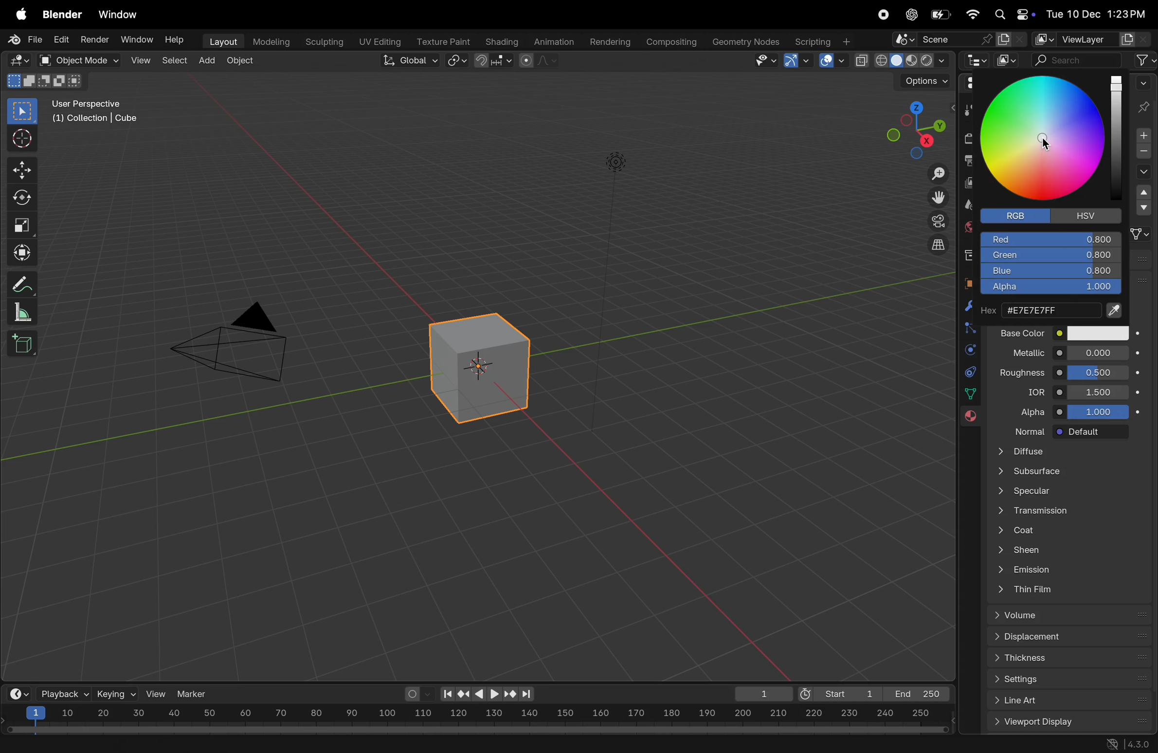 The height and width of the screenshot is (753, 1158). I want to click on orthographic view, so click(940, 244).